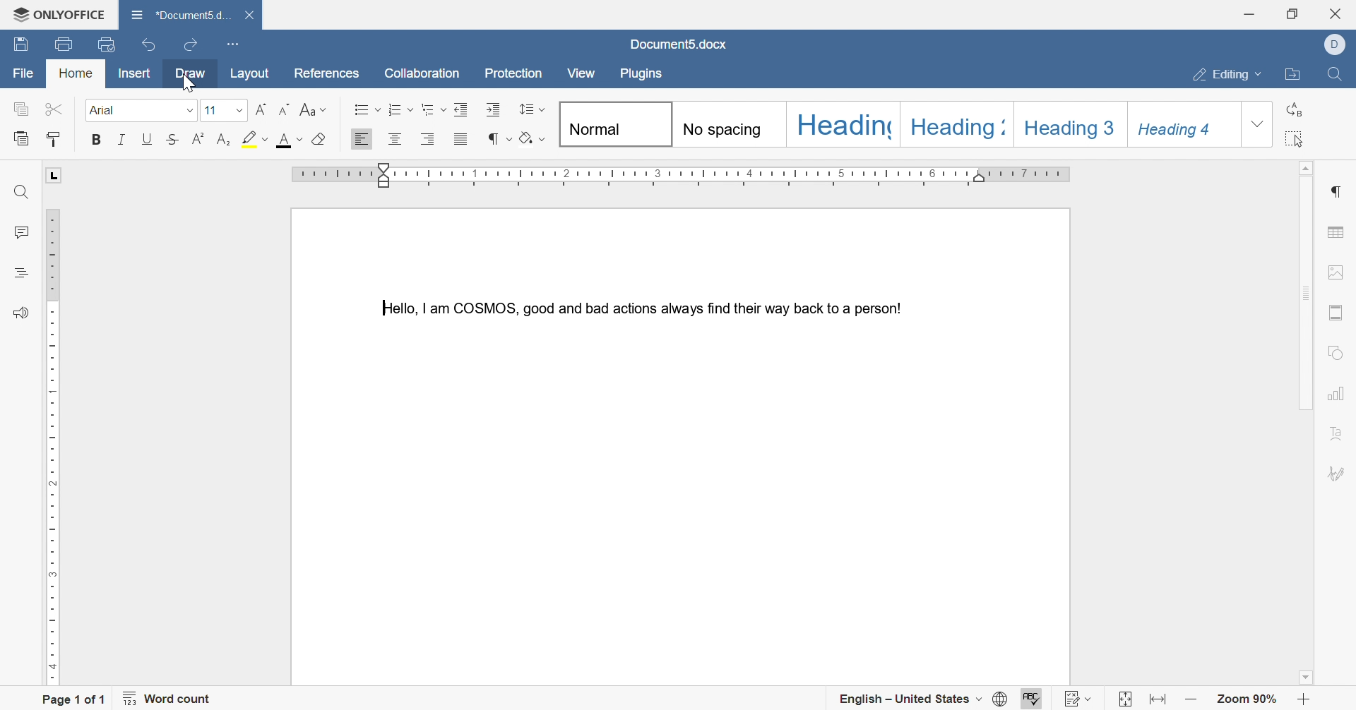 Image resolution: width=1356 pixels, height=710 pixels. I want to click on scroll bar, so click(1305, 291).